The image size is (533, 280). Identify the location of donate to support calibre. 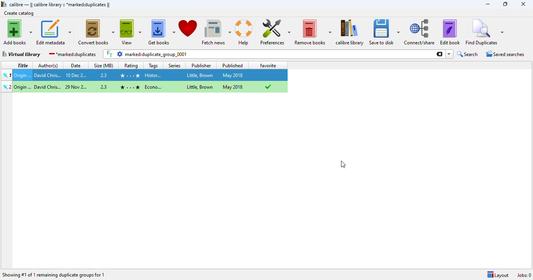
(188, 28).